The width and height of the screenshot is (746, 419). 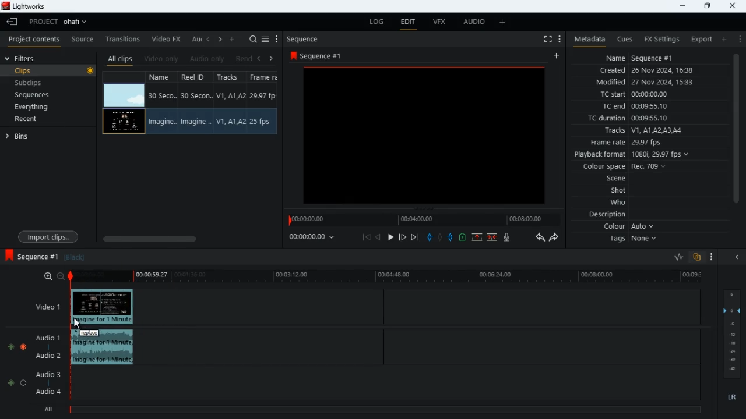 What do you see at coordinates (559, 38) in the screenshot?
I see `menu` at bounding box center [559, 38].